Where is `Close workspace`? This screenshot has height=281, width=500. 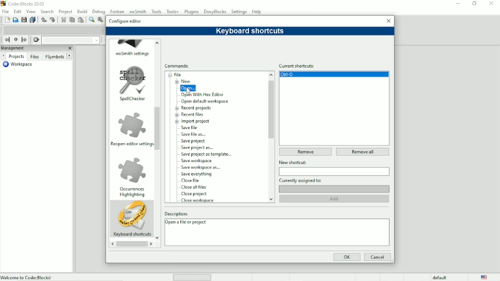
Close workspace is located at coordinates (199, 200).